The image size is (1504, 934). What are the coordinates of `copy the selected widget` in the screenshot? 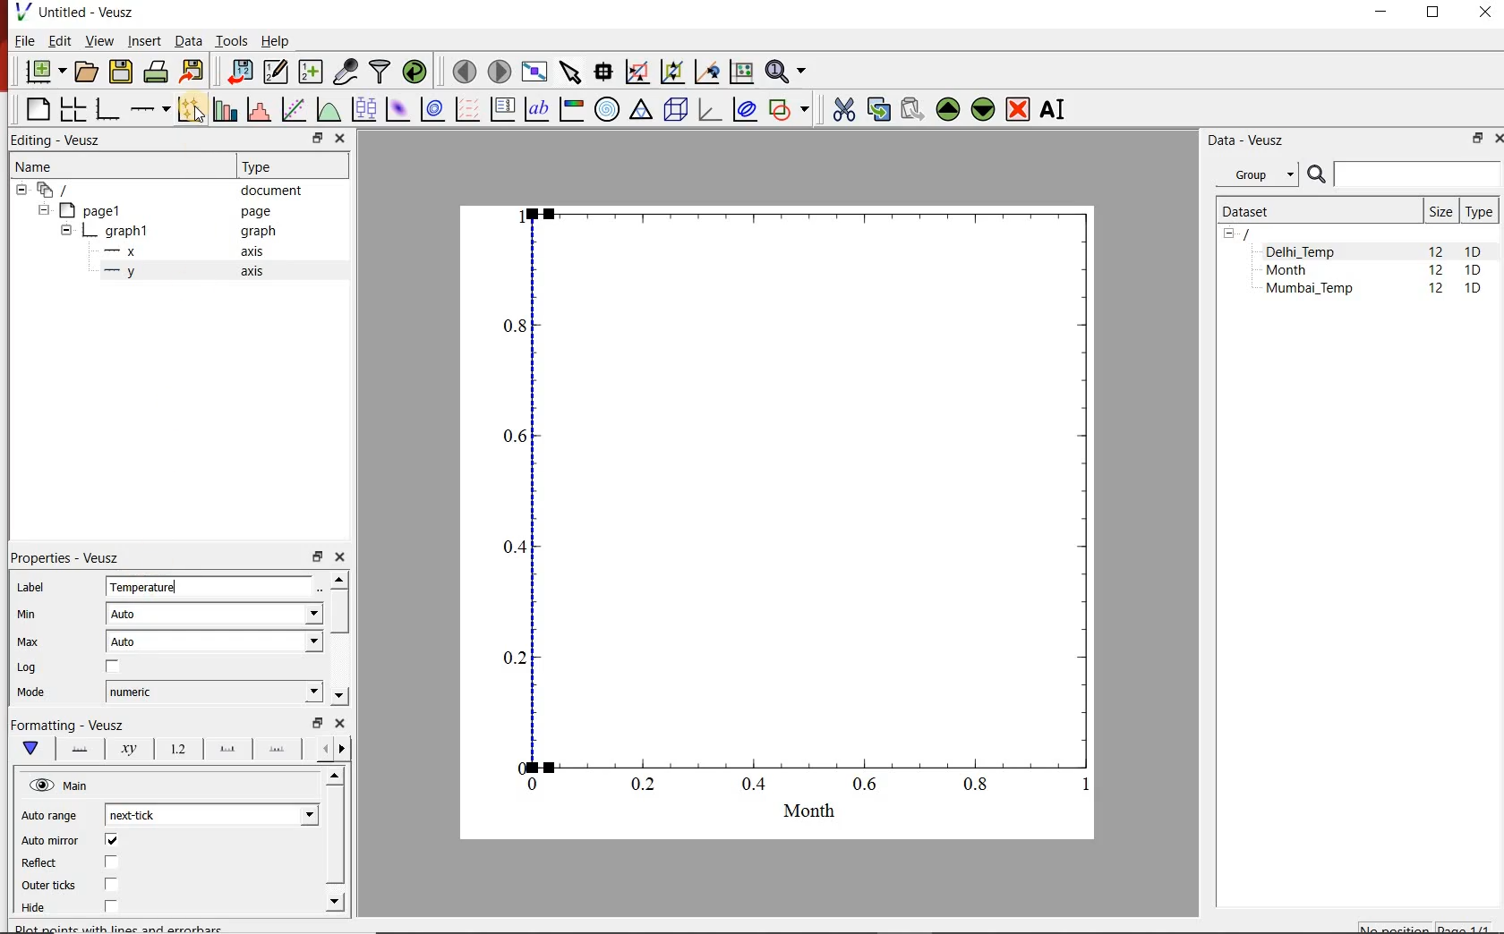 It's located at (876, 109).